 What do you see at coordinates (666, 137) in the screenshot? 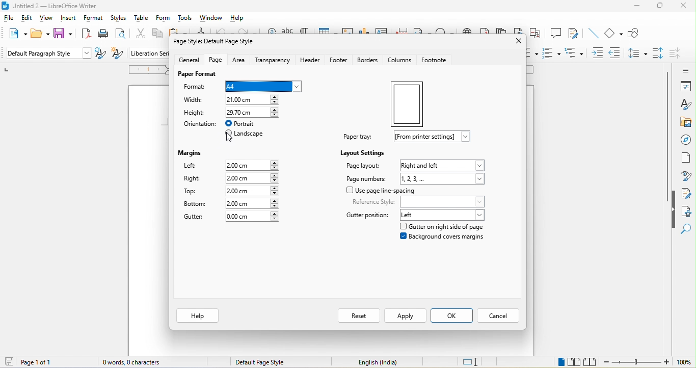
I see `vertical scroll bar` at bounding box center [666, 137].